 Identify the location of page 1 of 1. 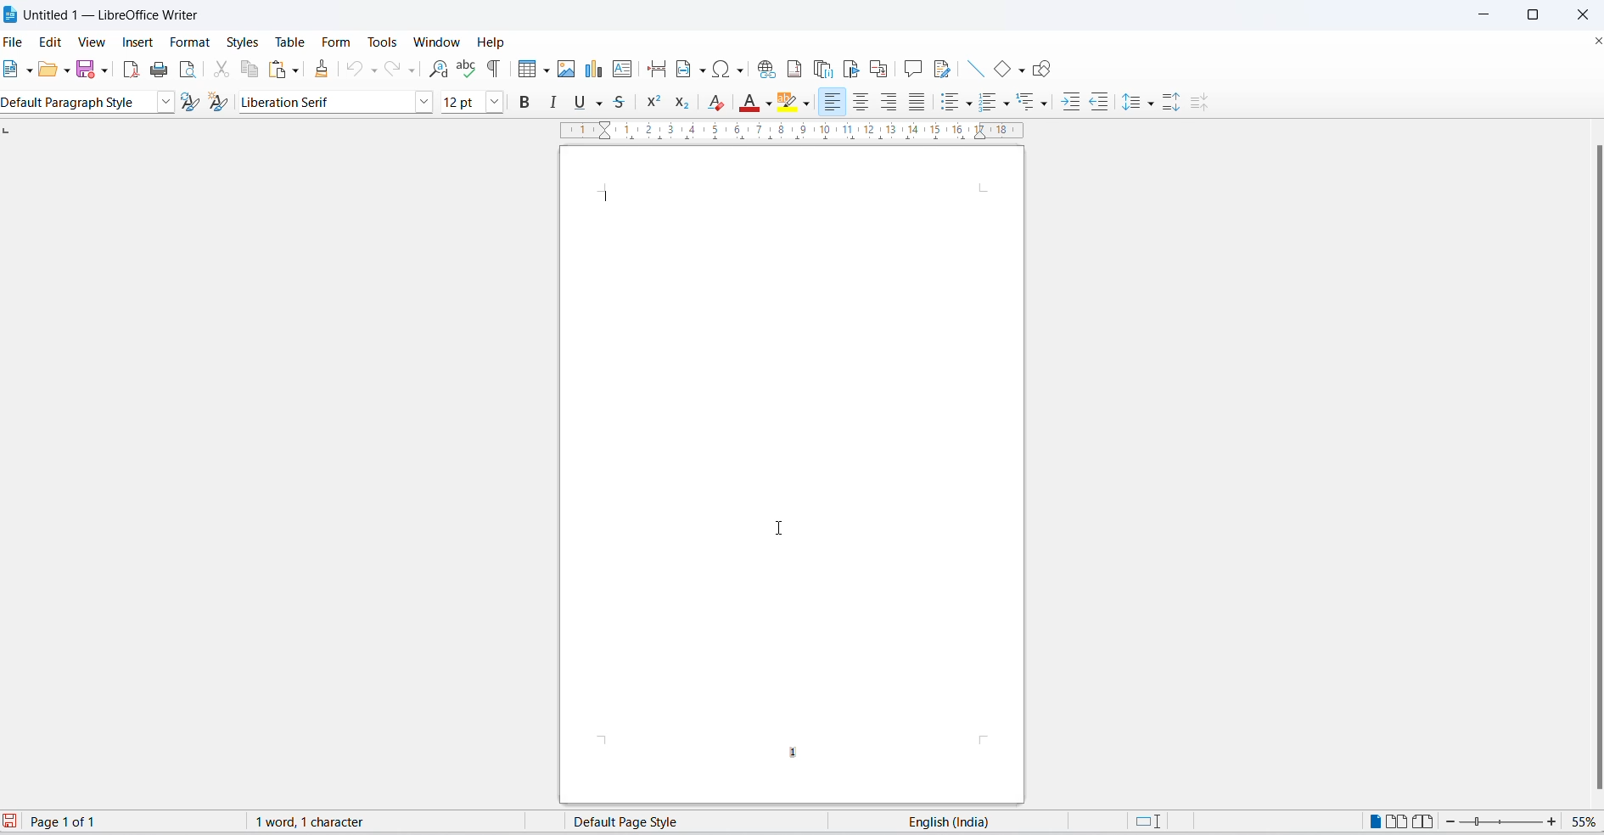
(70, 821).